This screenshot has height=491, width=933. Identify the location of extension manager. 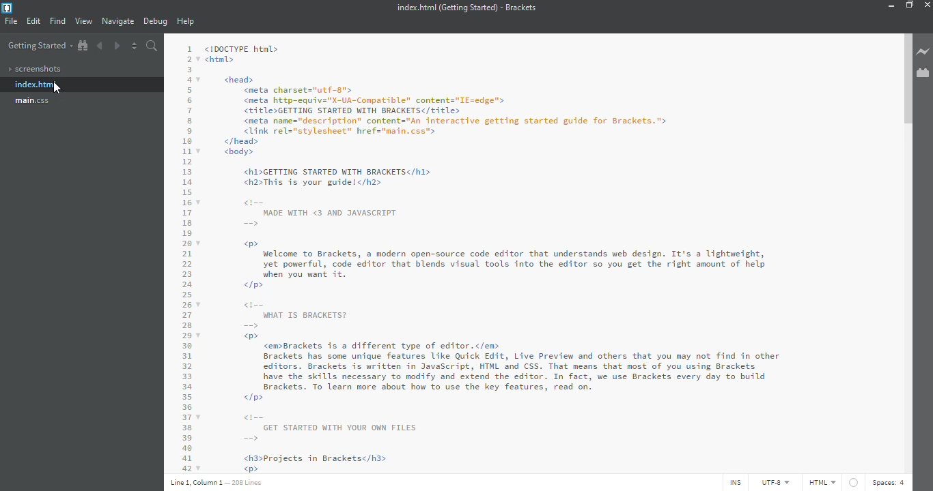
(923, 73).